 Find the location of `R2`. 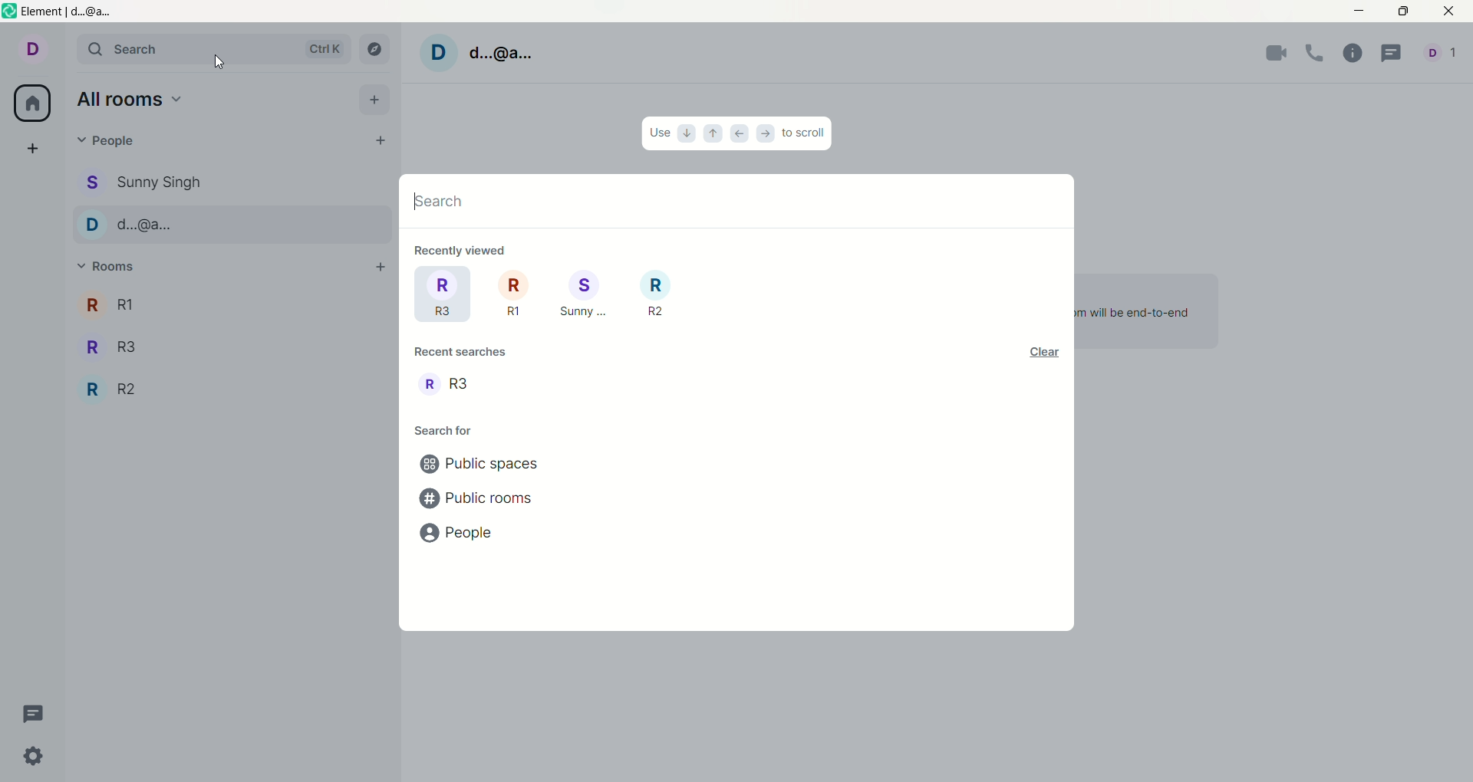

R2 is located at coordinates (114, 389).